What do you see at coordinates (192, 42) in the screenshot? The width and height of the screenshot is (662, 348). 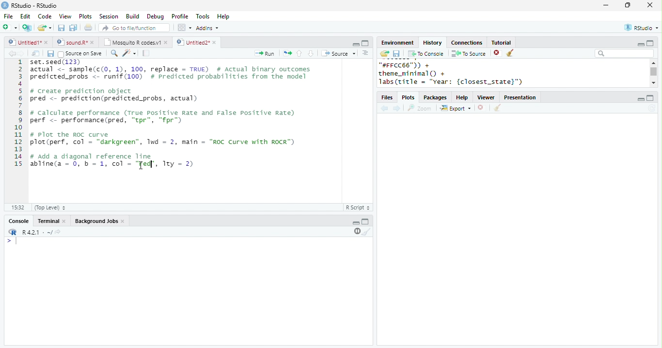 I see `Untitled 2` at bounding box center [192, 42].